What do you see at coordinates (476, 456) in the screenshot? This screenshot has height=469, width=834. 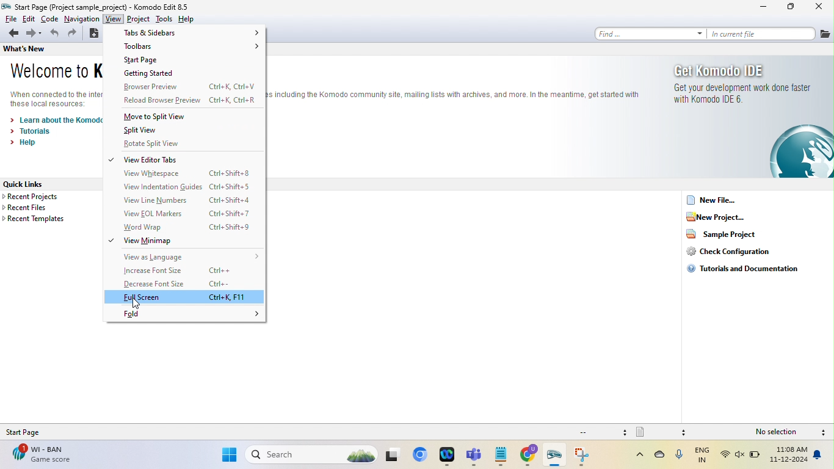 I see `apps on taskbar` at bounding box center [476, 456].